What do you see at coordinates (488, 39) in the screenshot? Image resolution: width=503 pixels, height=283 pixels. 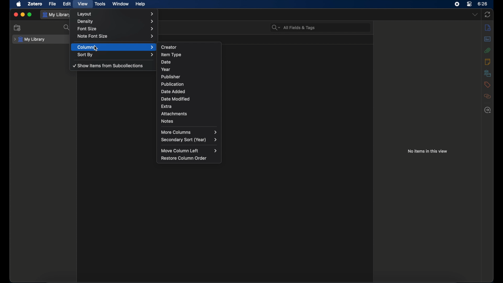 I see `abstract` at bounding box center [488, 39].